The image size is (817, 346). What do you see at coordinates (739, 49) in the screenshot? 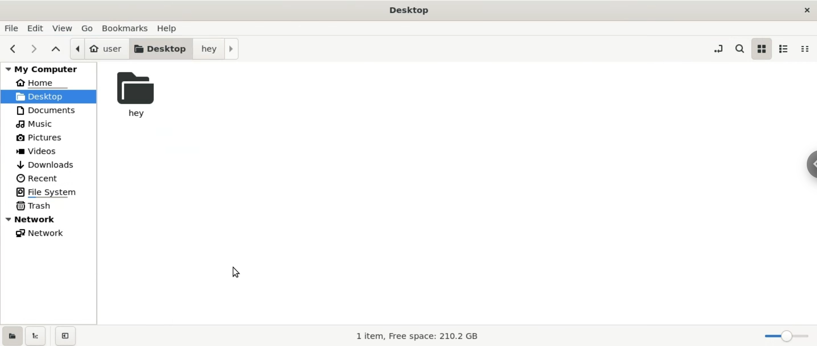
I see `search ` at bounding box center [739, 49].